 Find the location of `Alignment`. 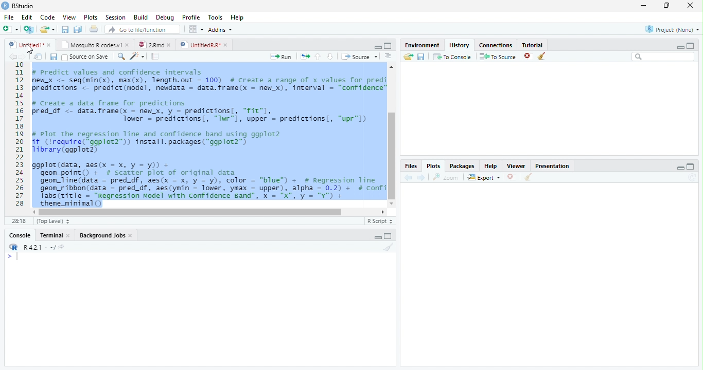

Alignment is located at coordinates (388, 57).